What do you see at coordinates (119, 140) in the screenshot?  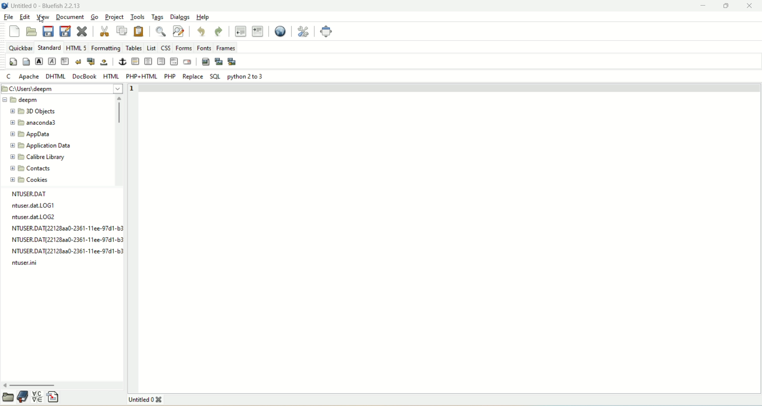 I see `vertical scroll bar` at bounding box center [119, 140].